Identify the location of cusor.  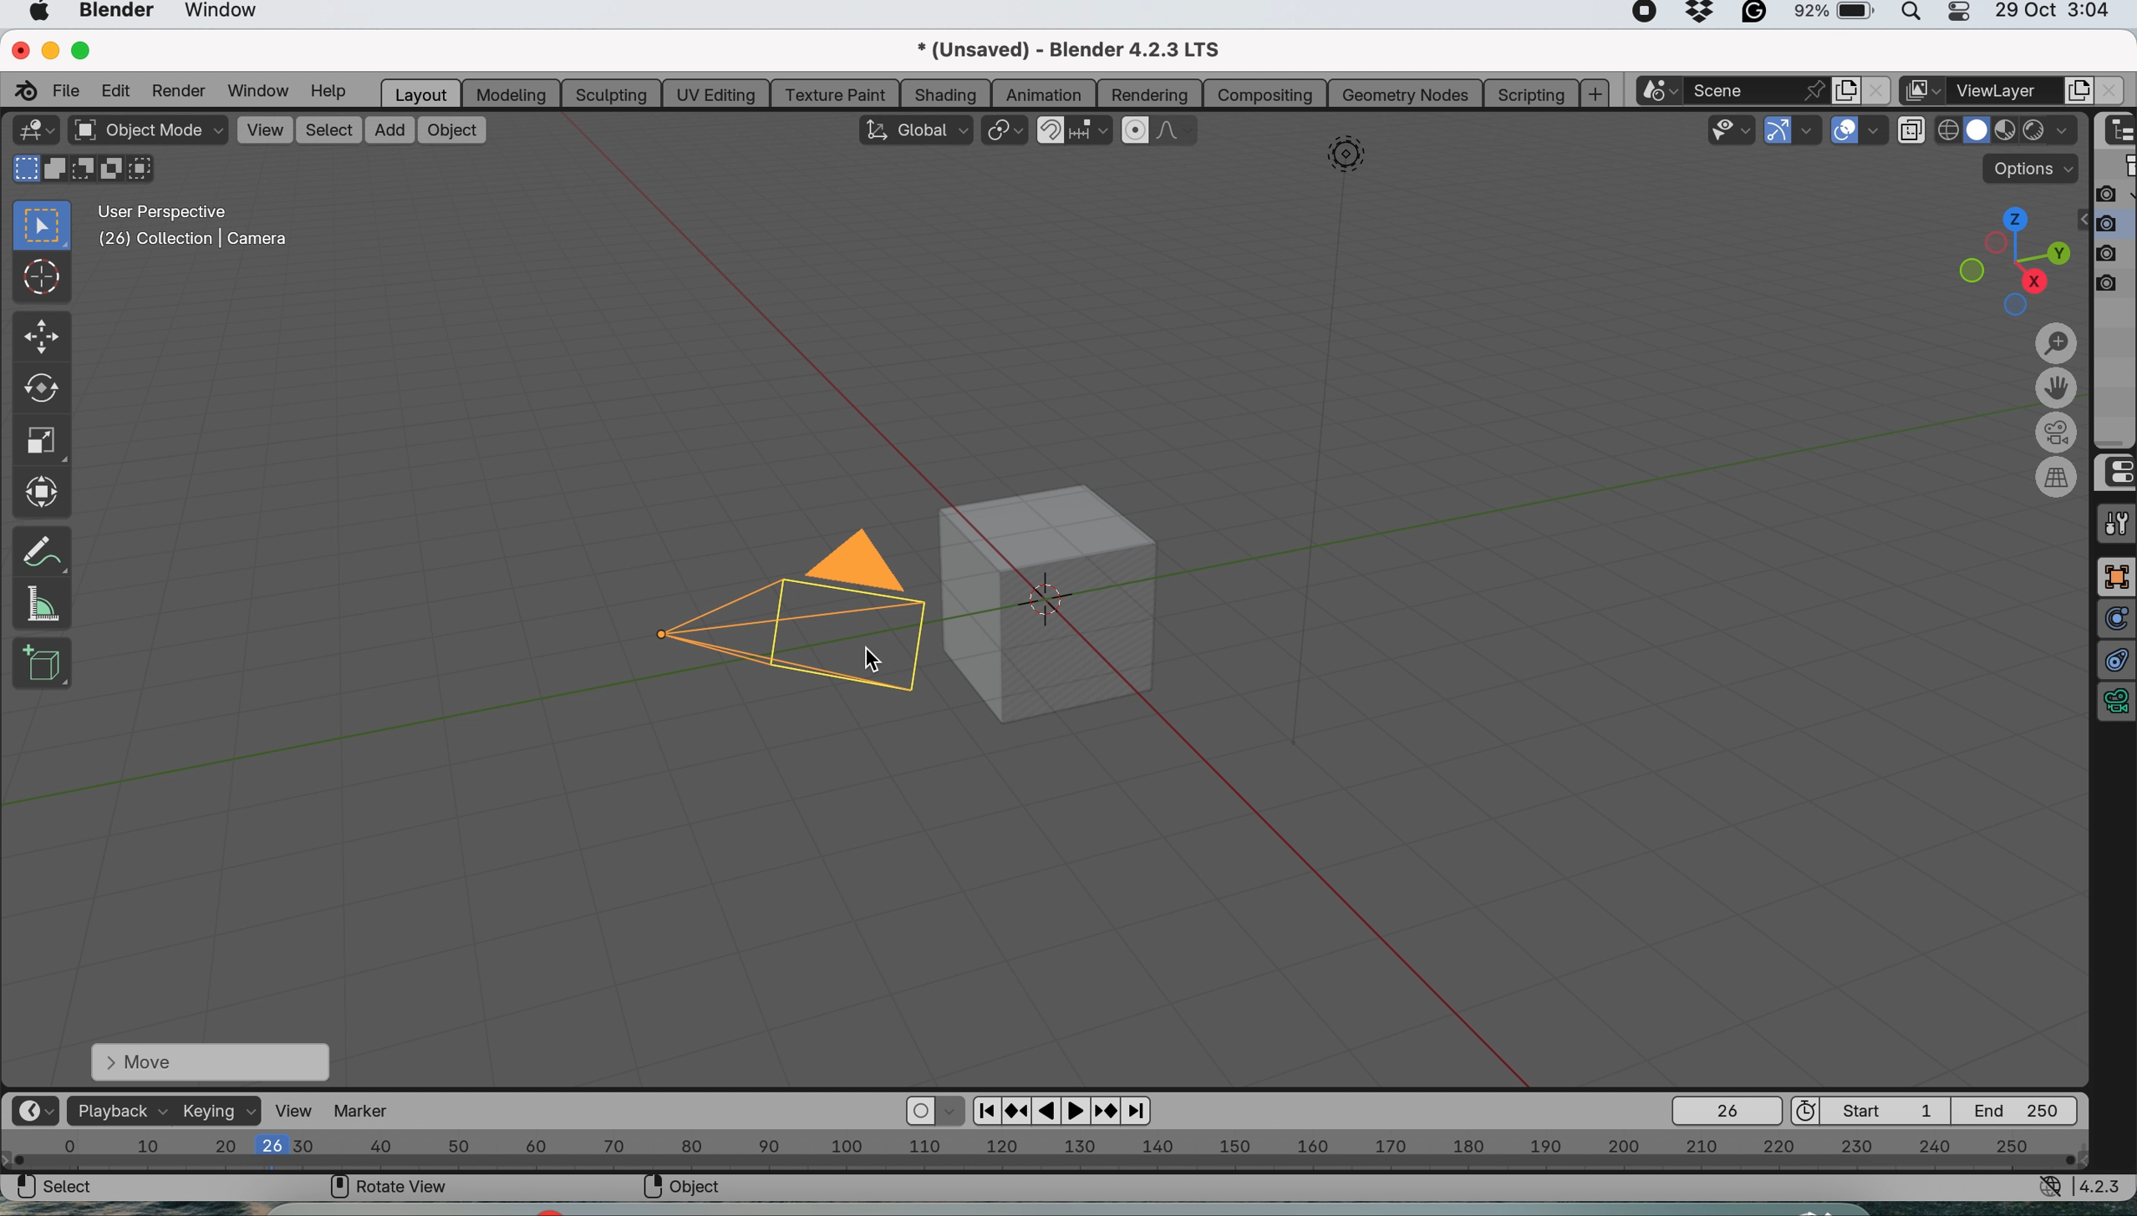
(863, 661).